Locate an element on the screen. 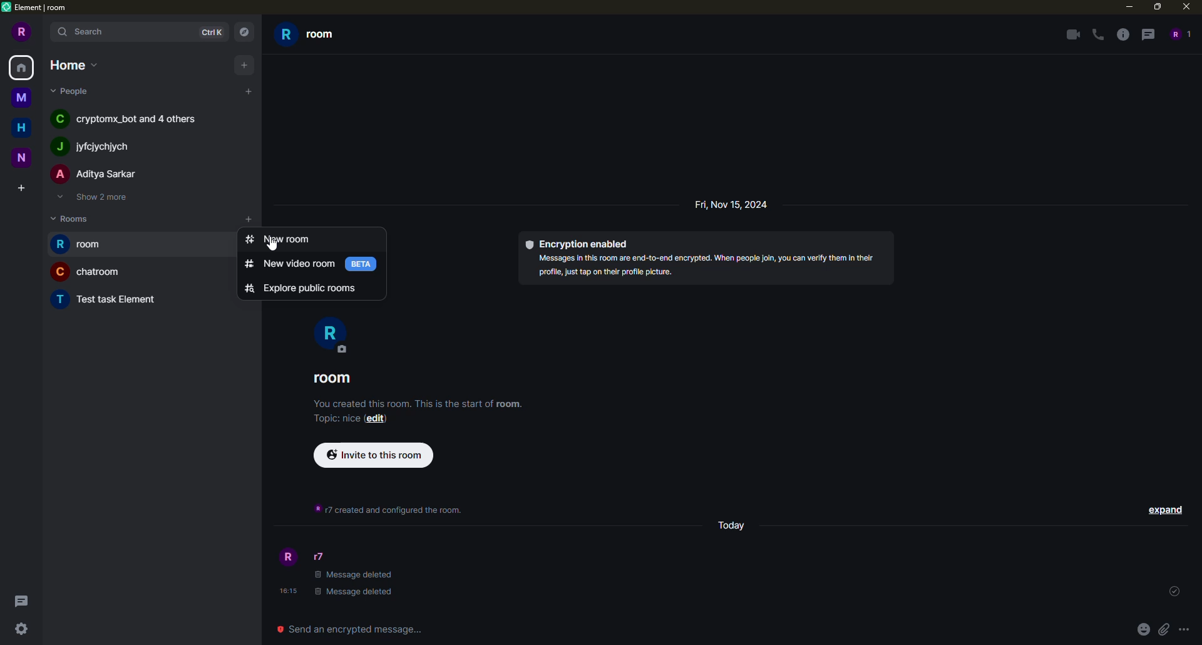  new room is located at coordinates (282, 239).